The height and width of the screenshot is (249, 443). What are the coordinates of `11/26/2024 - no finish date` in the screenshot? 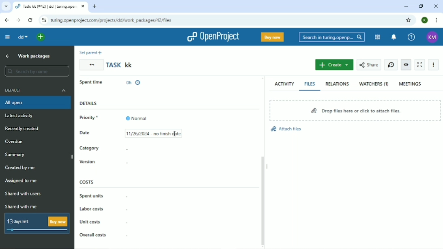 It's located at (157, 133).